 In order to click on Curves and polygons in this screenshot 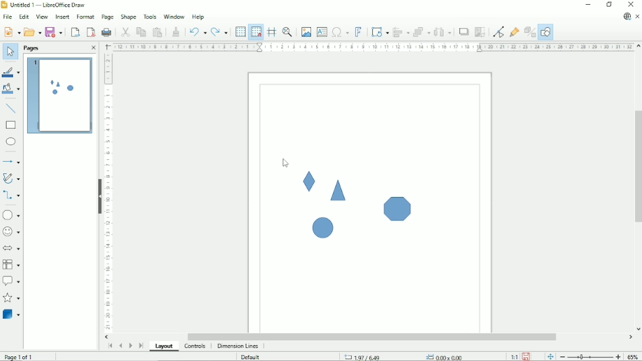, I will do `click(12, 178)`.